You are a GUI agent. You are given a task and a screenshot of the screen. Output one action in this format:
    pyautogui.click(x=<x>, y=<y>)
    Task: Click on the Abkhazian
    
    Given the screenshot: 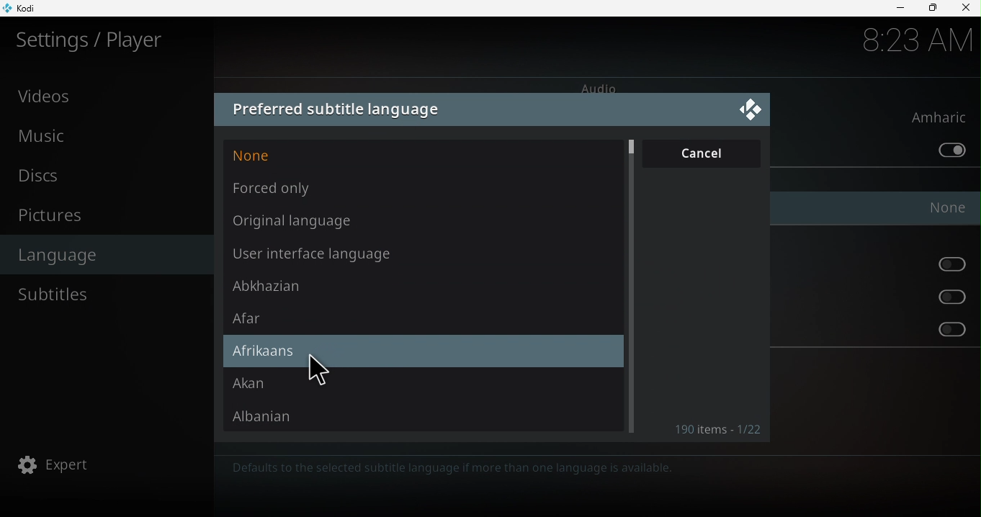 What is the action you would take?
    pyautogui.click(x=416, y=287)
    